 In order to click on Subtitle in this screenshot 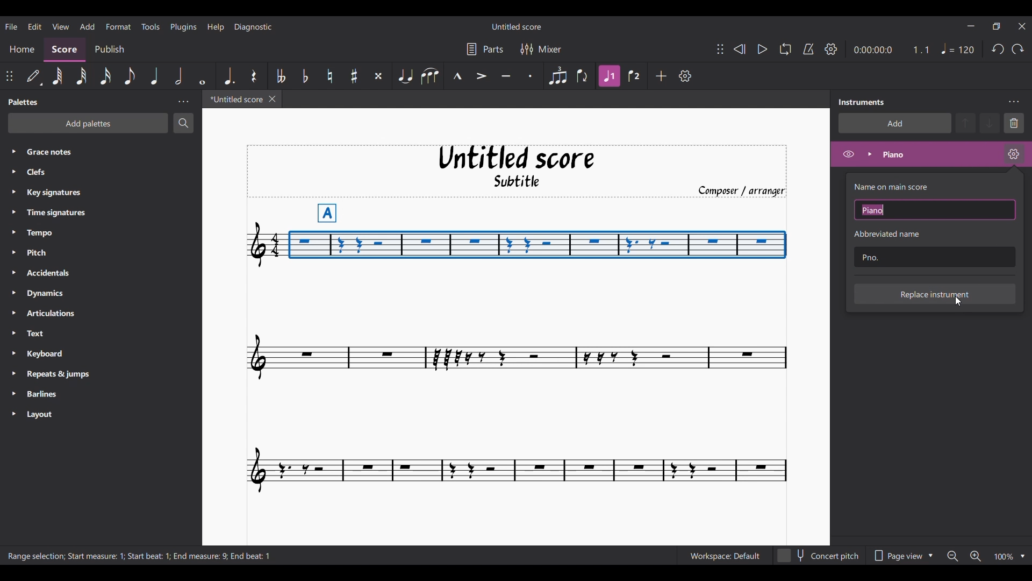, I will do `click(528, 181)`.